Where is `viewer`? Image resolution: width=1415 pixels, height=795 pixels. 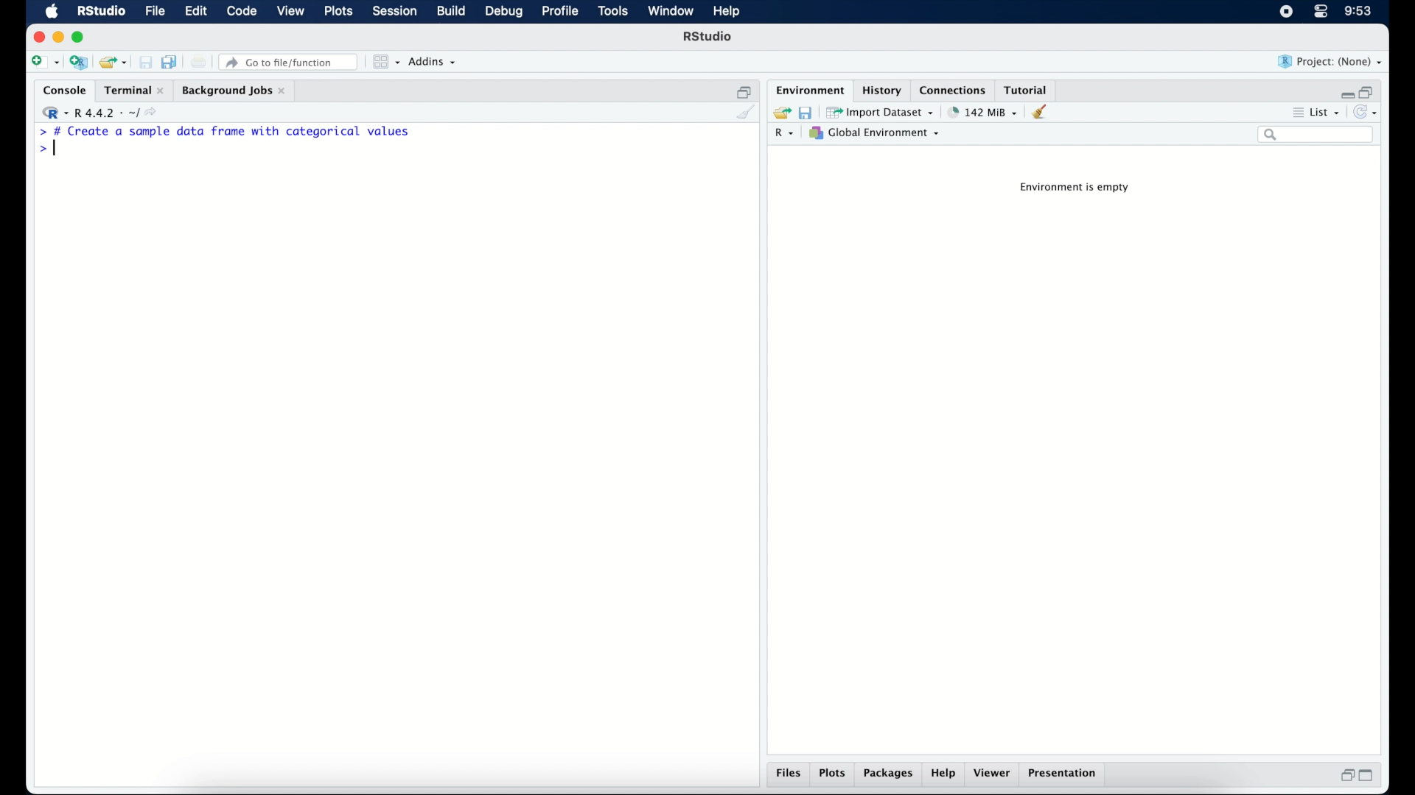
viewer is located at coordinates (993, 774).